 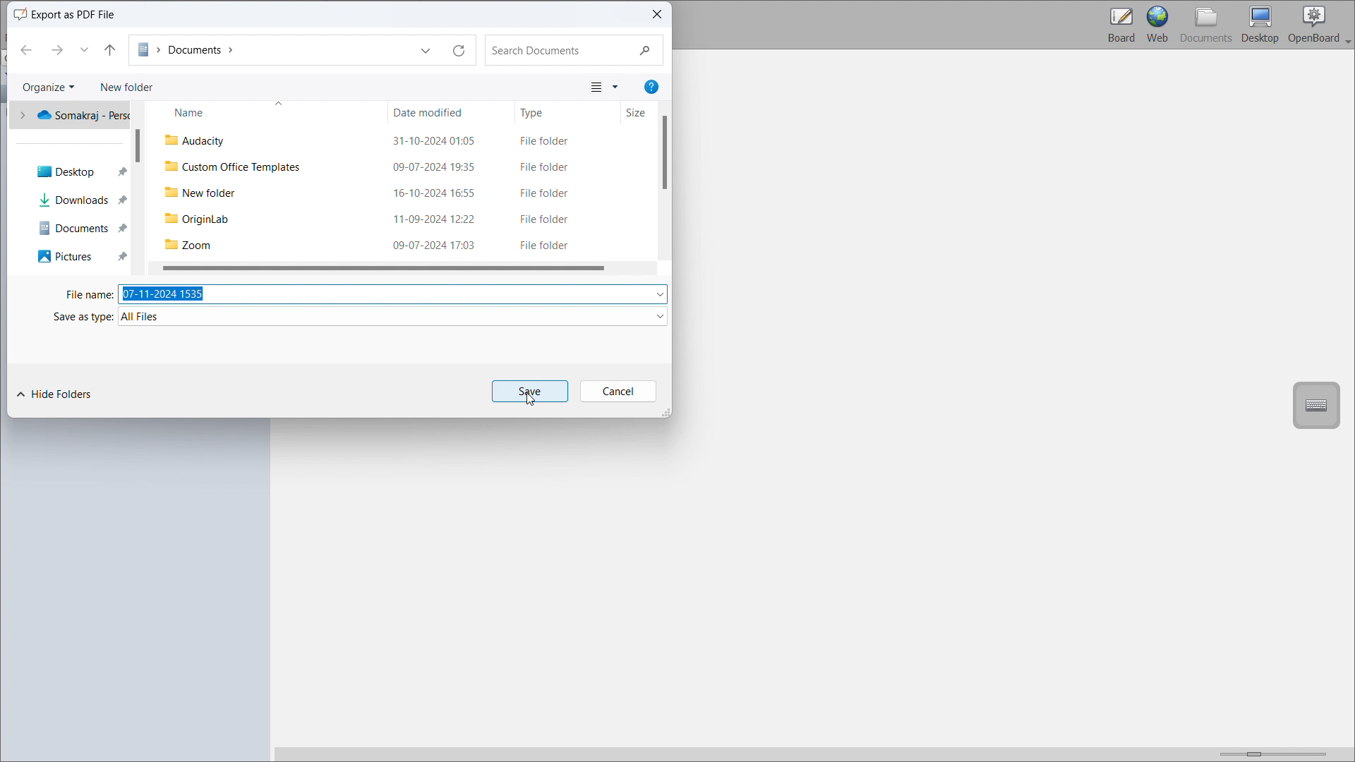 I want to click on documents, so click(x=1207, y=25).